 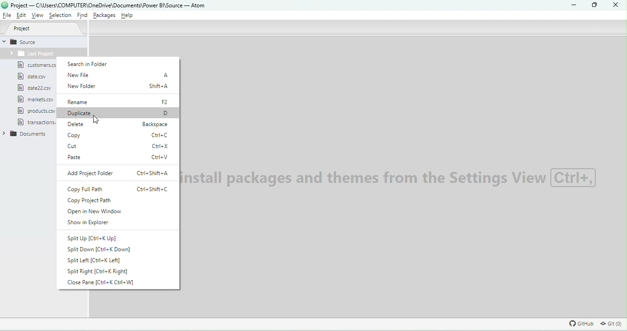 I want to click on File, so click(x=35, y=122).